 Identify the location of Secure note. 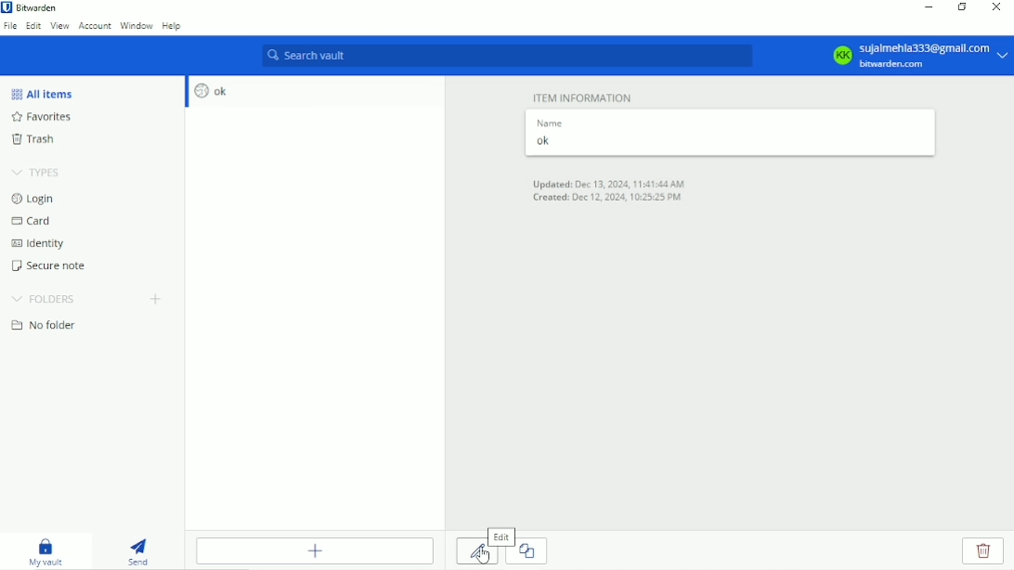
(51, 266).